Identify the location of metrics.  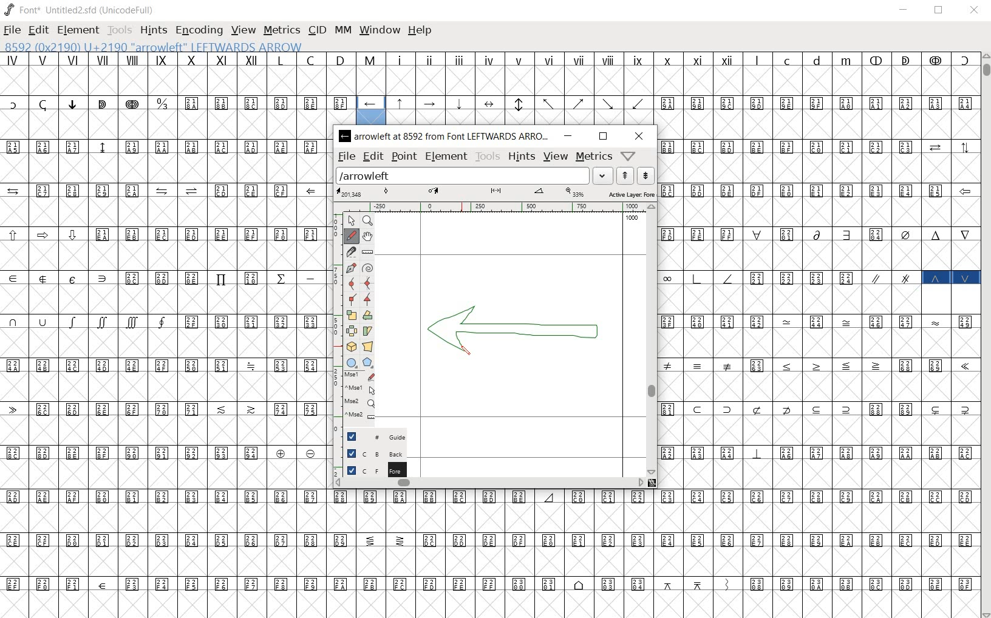
(281, 31).